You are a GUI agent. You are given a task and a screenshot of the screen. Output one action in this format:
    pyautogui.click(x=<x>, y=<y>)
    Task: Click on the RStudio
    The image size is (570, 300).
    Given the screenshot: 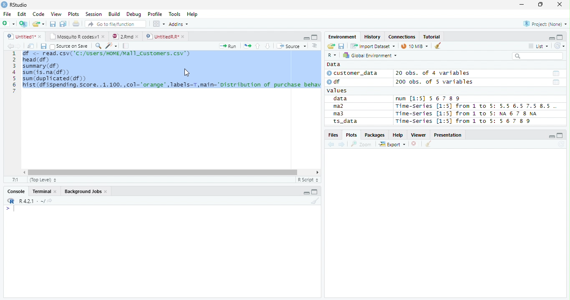 What is the action you would take?
    pyautogui.click(x=15, y=5)
    